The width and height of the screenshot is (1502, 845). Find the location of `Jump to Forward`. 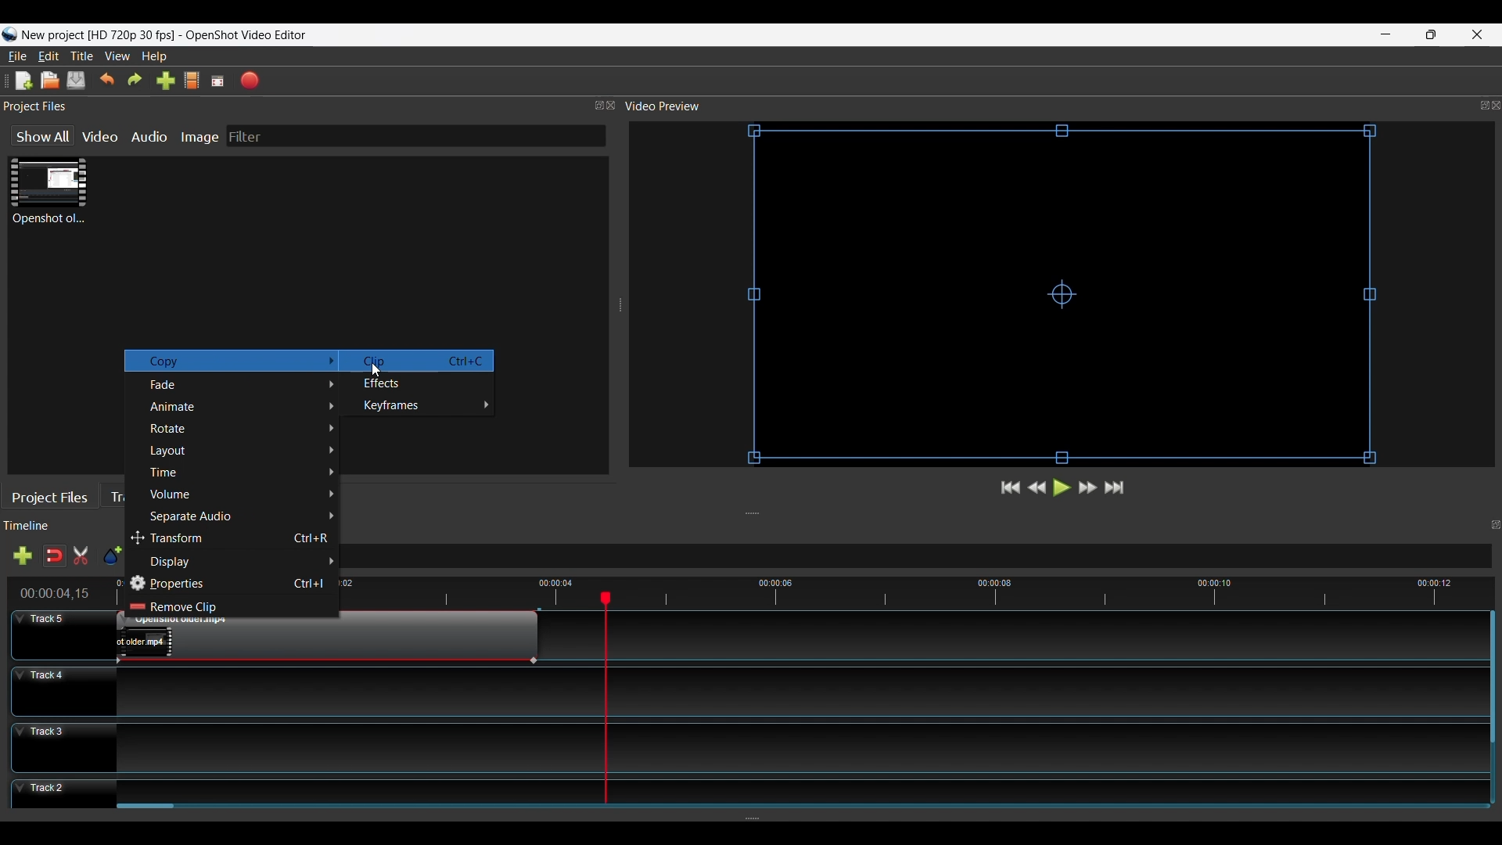

Jump to Forward is located at coordinates (1011, 489).